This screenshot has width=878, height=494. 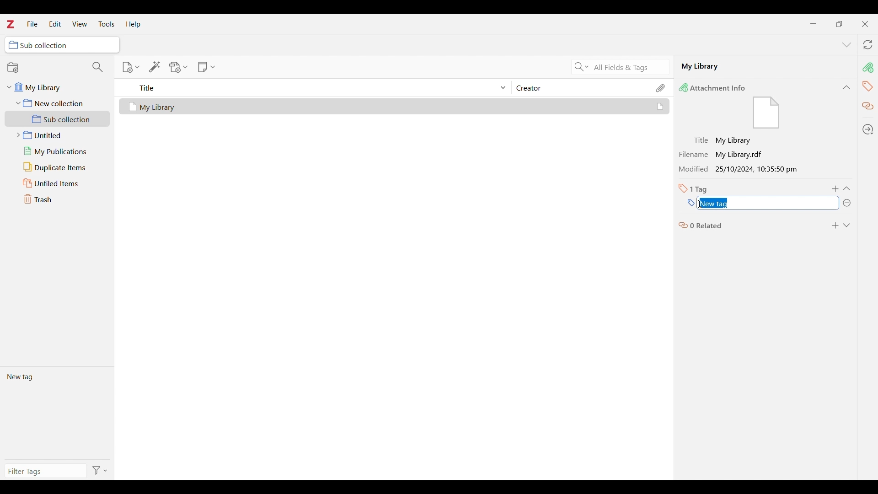 What do you see at coordinates (155, 67) in the screenshot?
I see `Add item/s by identifier` at bounding box center [155, 67].